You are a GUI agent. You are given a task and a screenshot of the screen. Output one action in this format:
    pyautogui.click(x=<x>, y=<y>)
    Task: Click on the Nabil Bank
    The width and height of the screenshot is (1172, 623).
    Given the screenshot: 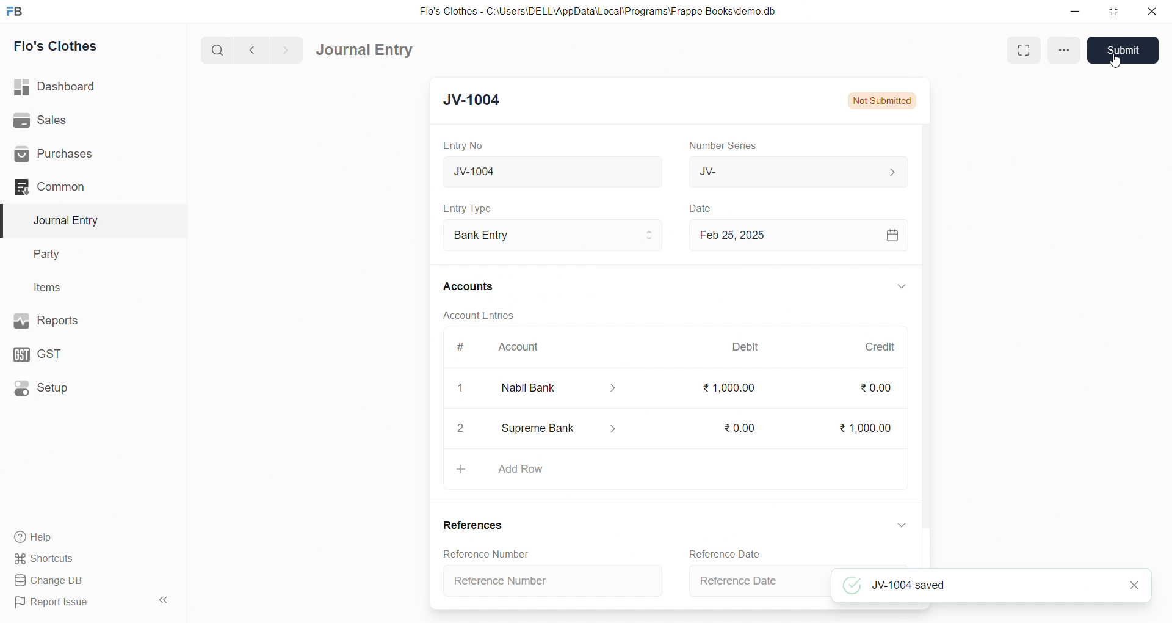 What is the action you would take?
    pyautogui.click(x=552, y=388)
    